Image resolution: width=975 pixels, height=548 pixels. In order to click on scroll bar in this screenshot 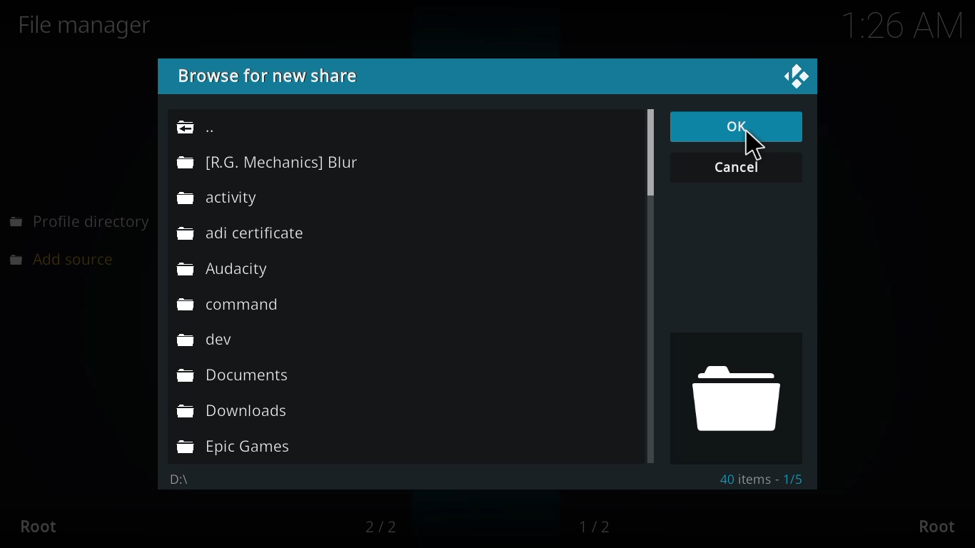, I will do `click(650, 158)`.